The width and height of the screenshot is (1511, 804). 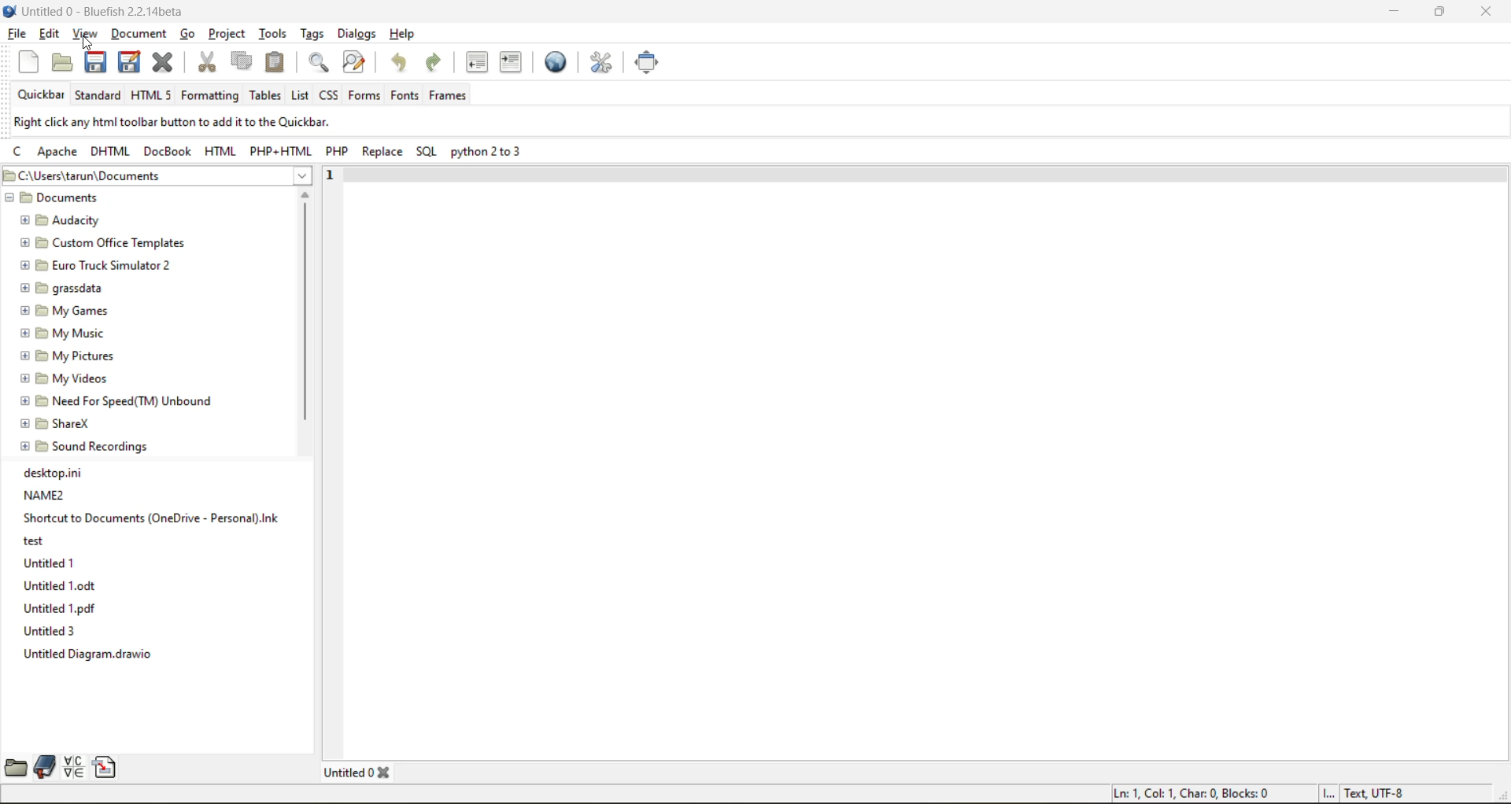 I want to click on Untitled 1.pdf, so click(x=62, y=608).